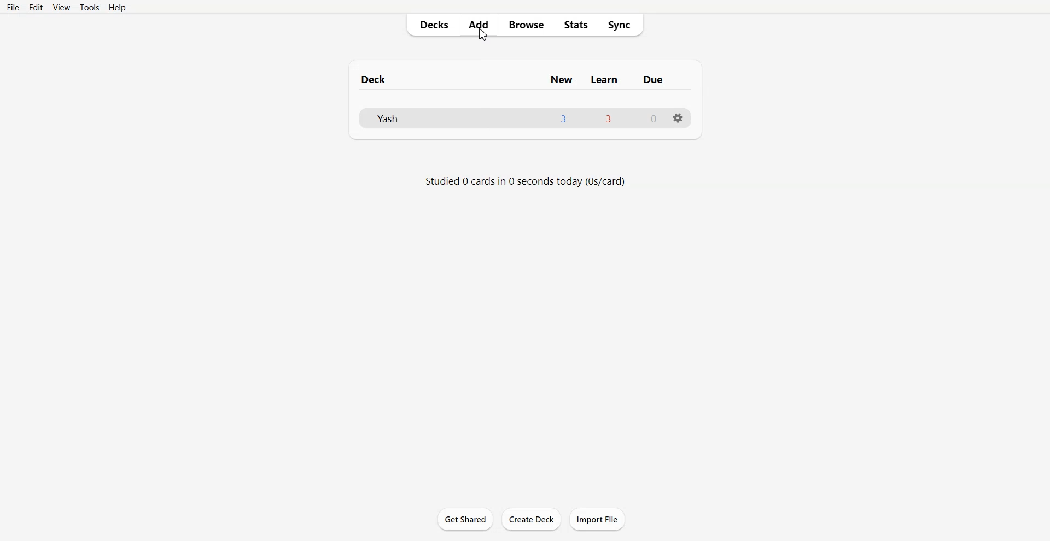 Image resolution: width=1050 pixels, height=541 pixels. Describe the element at coordinates (531, 519) in the screenshot. I see `Create Deck` at that location.